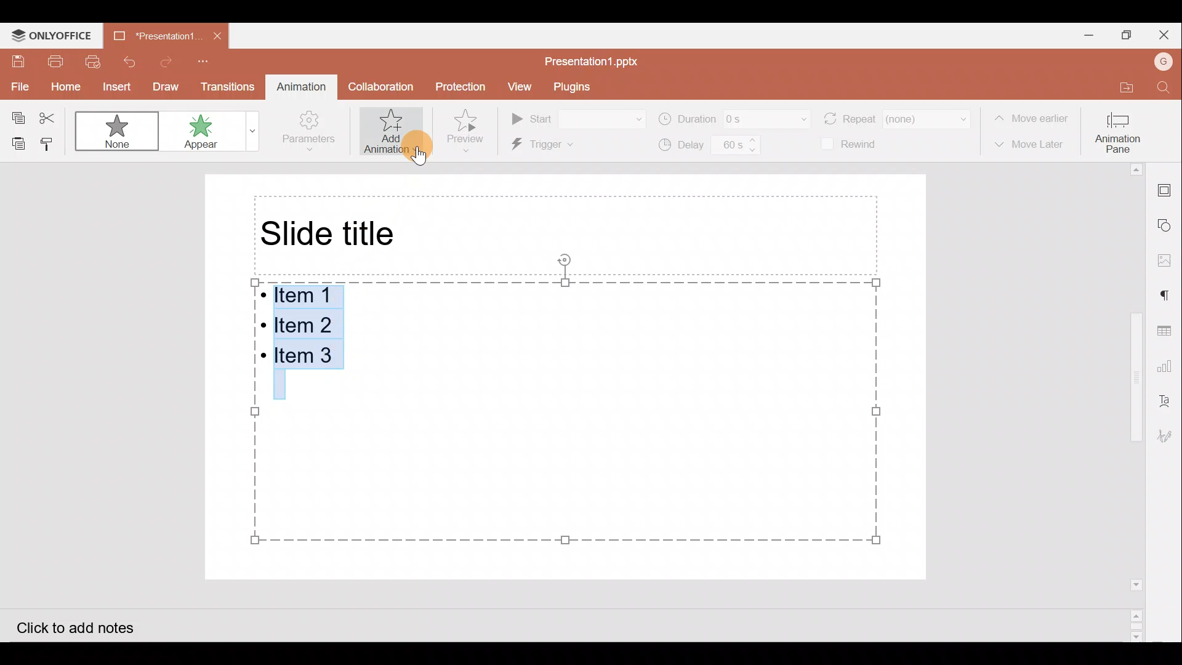  What do you see at coordinates (1119, 82) in the screenshot?
I see `Open file location` at bounding box center [1119, 82].